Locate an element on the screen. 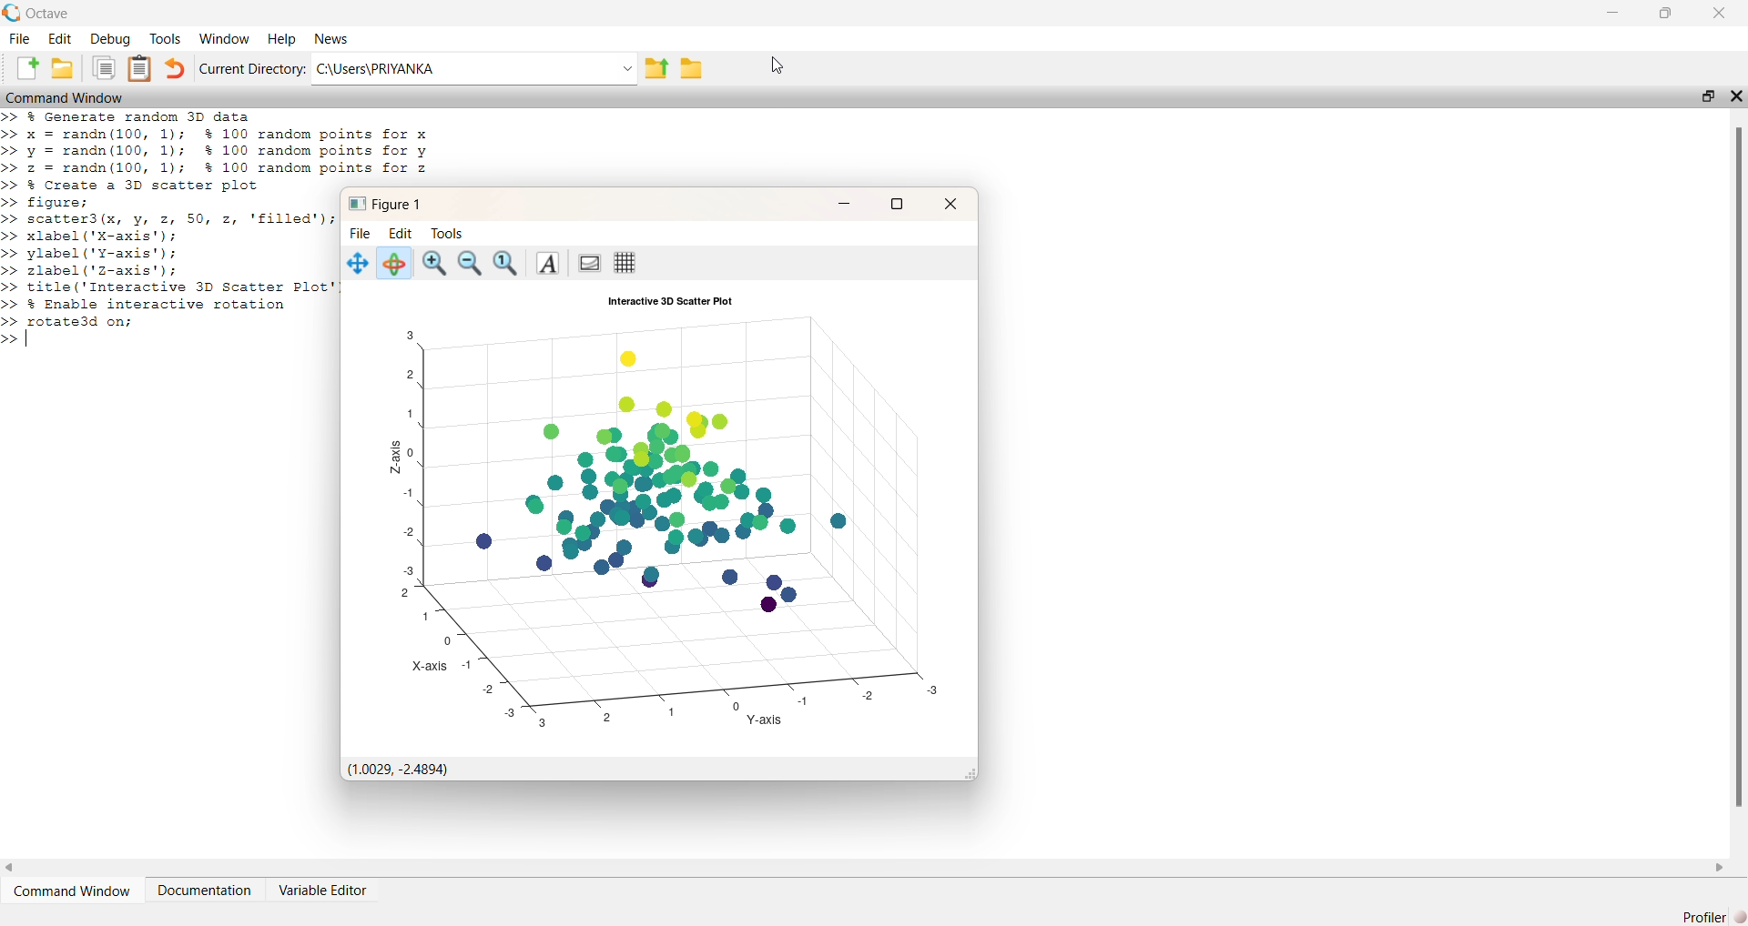  Documentation is located at coordinates (204, 891).